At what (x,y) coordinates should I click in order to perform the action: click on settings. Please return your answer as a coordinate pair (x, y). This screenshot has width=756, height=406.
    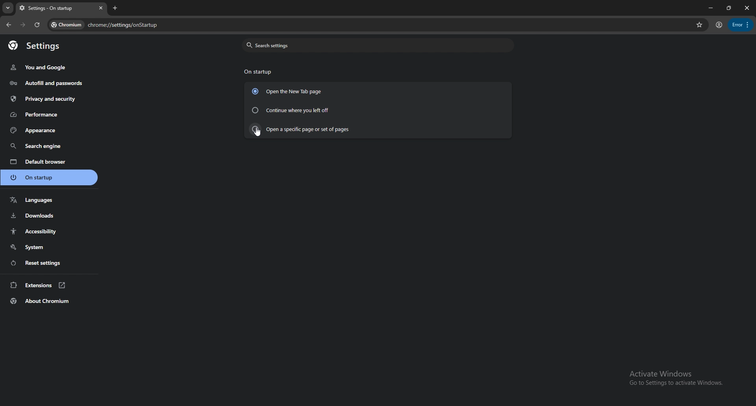
    Looking at the image, I should click on (40, 46).